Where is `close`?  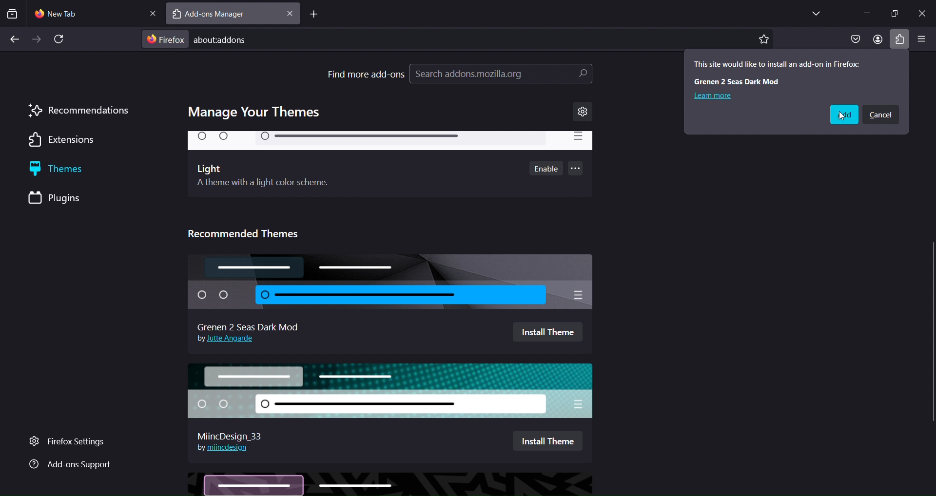 close is located at coordinates (922, 12).